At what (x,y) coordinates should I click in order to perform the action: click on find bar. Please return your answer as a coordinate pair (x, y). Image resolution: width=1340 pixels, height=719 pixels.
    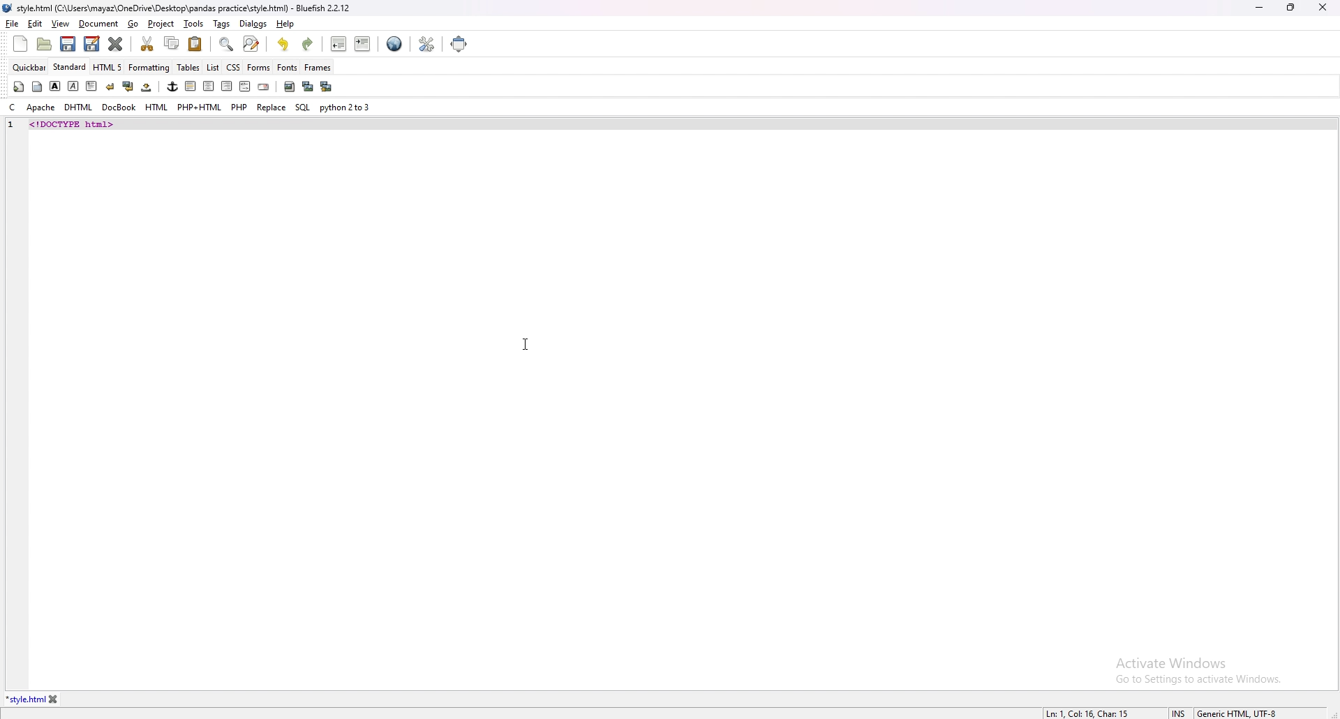
    Looking at the image, I should click on (227, 45).